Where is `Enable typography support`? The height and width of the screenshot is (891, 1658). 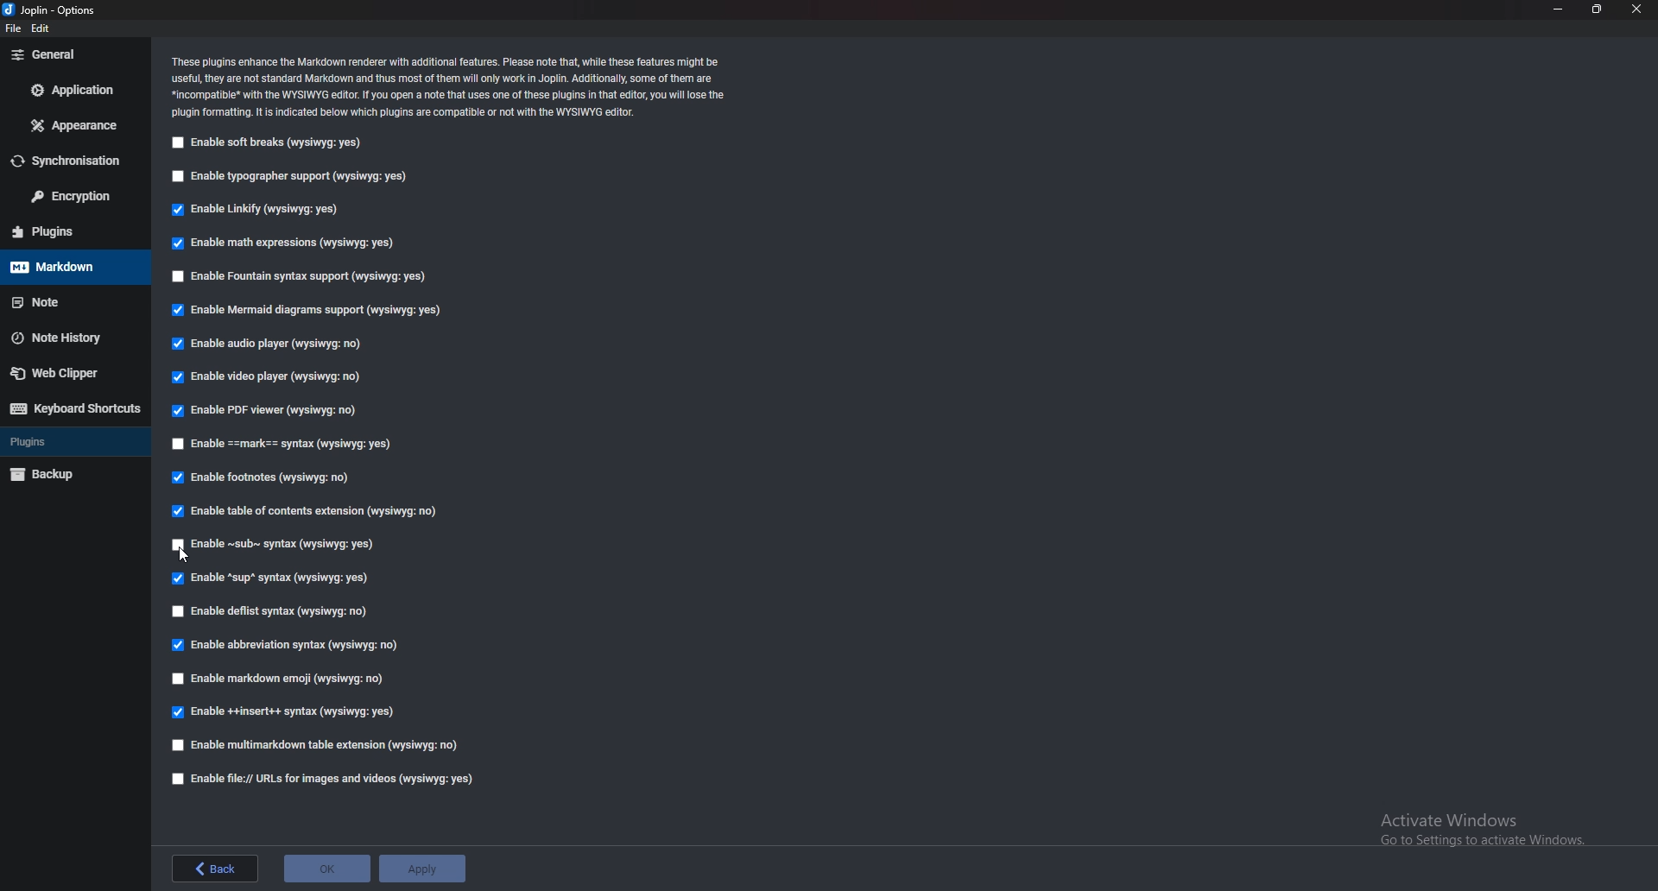
Enable typography support is located at coordinates (294, 178).